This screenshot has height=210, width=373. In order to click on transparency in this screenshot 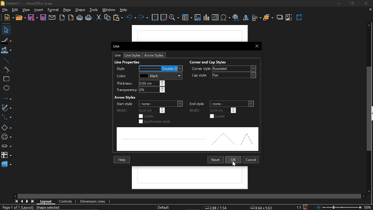, I will do `click(140, 90)`.